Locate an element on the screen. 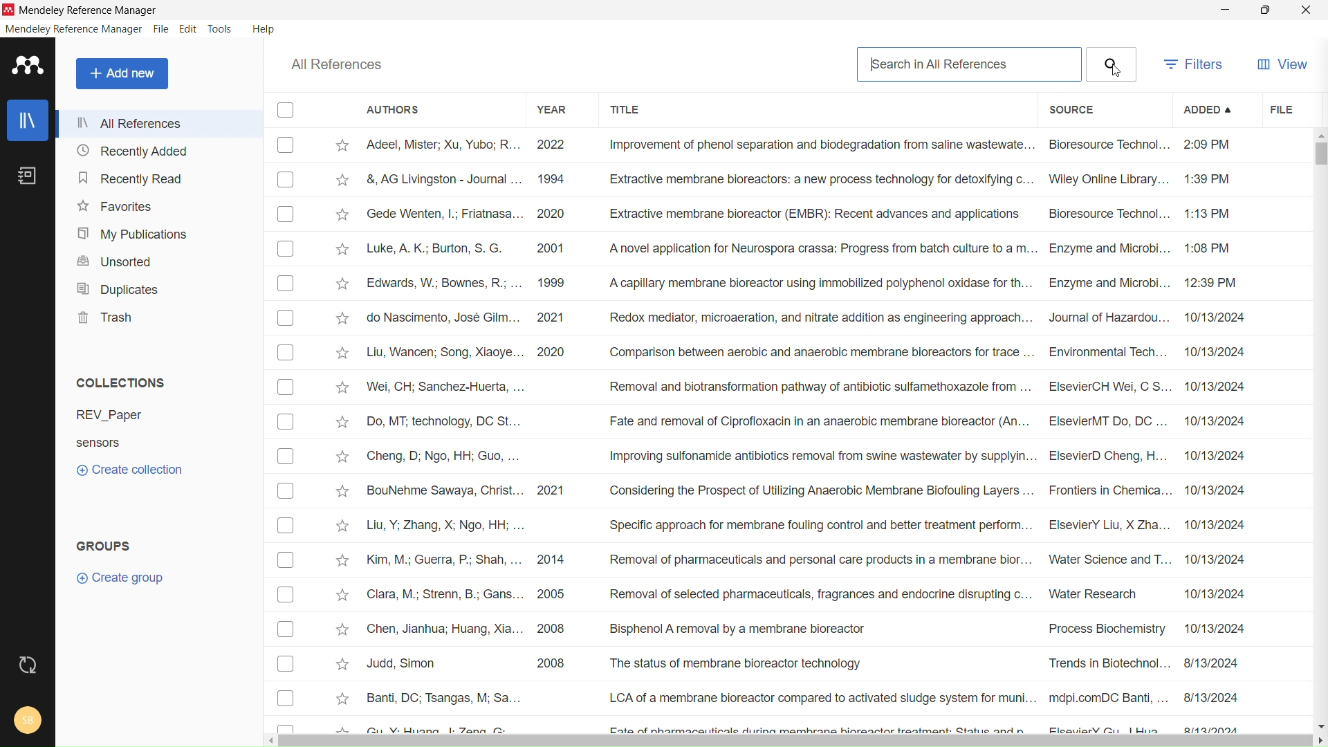 The image size is (1328, 747). Add to favorites is located at coordinates (342, 557).